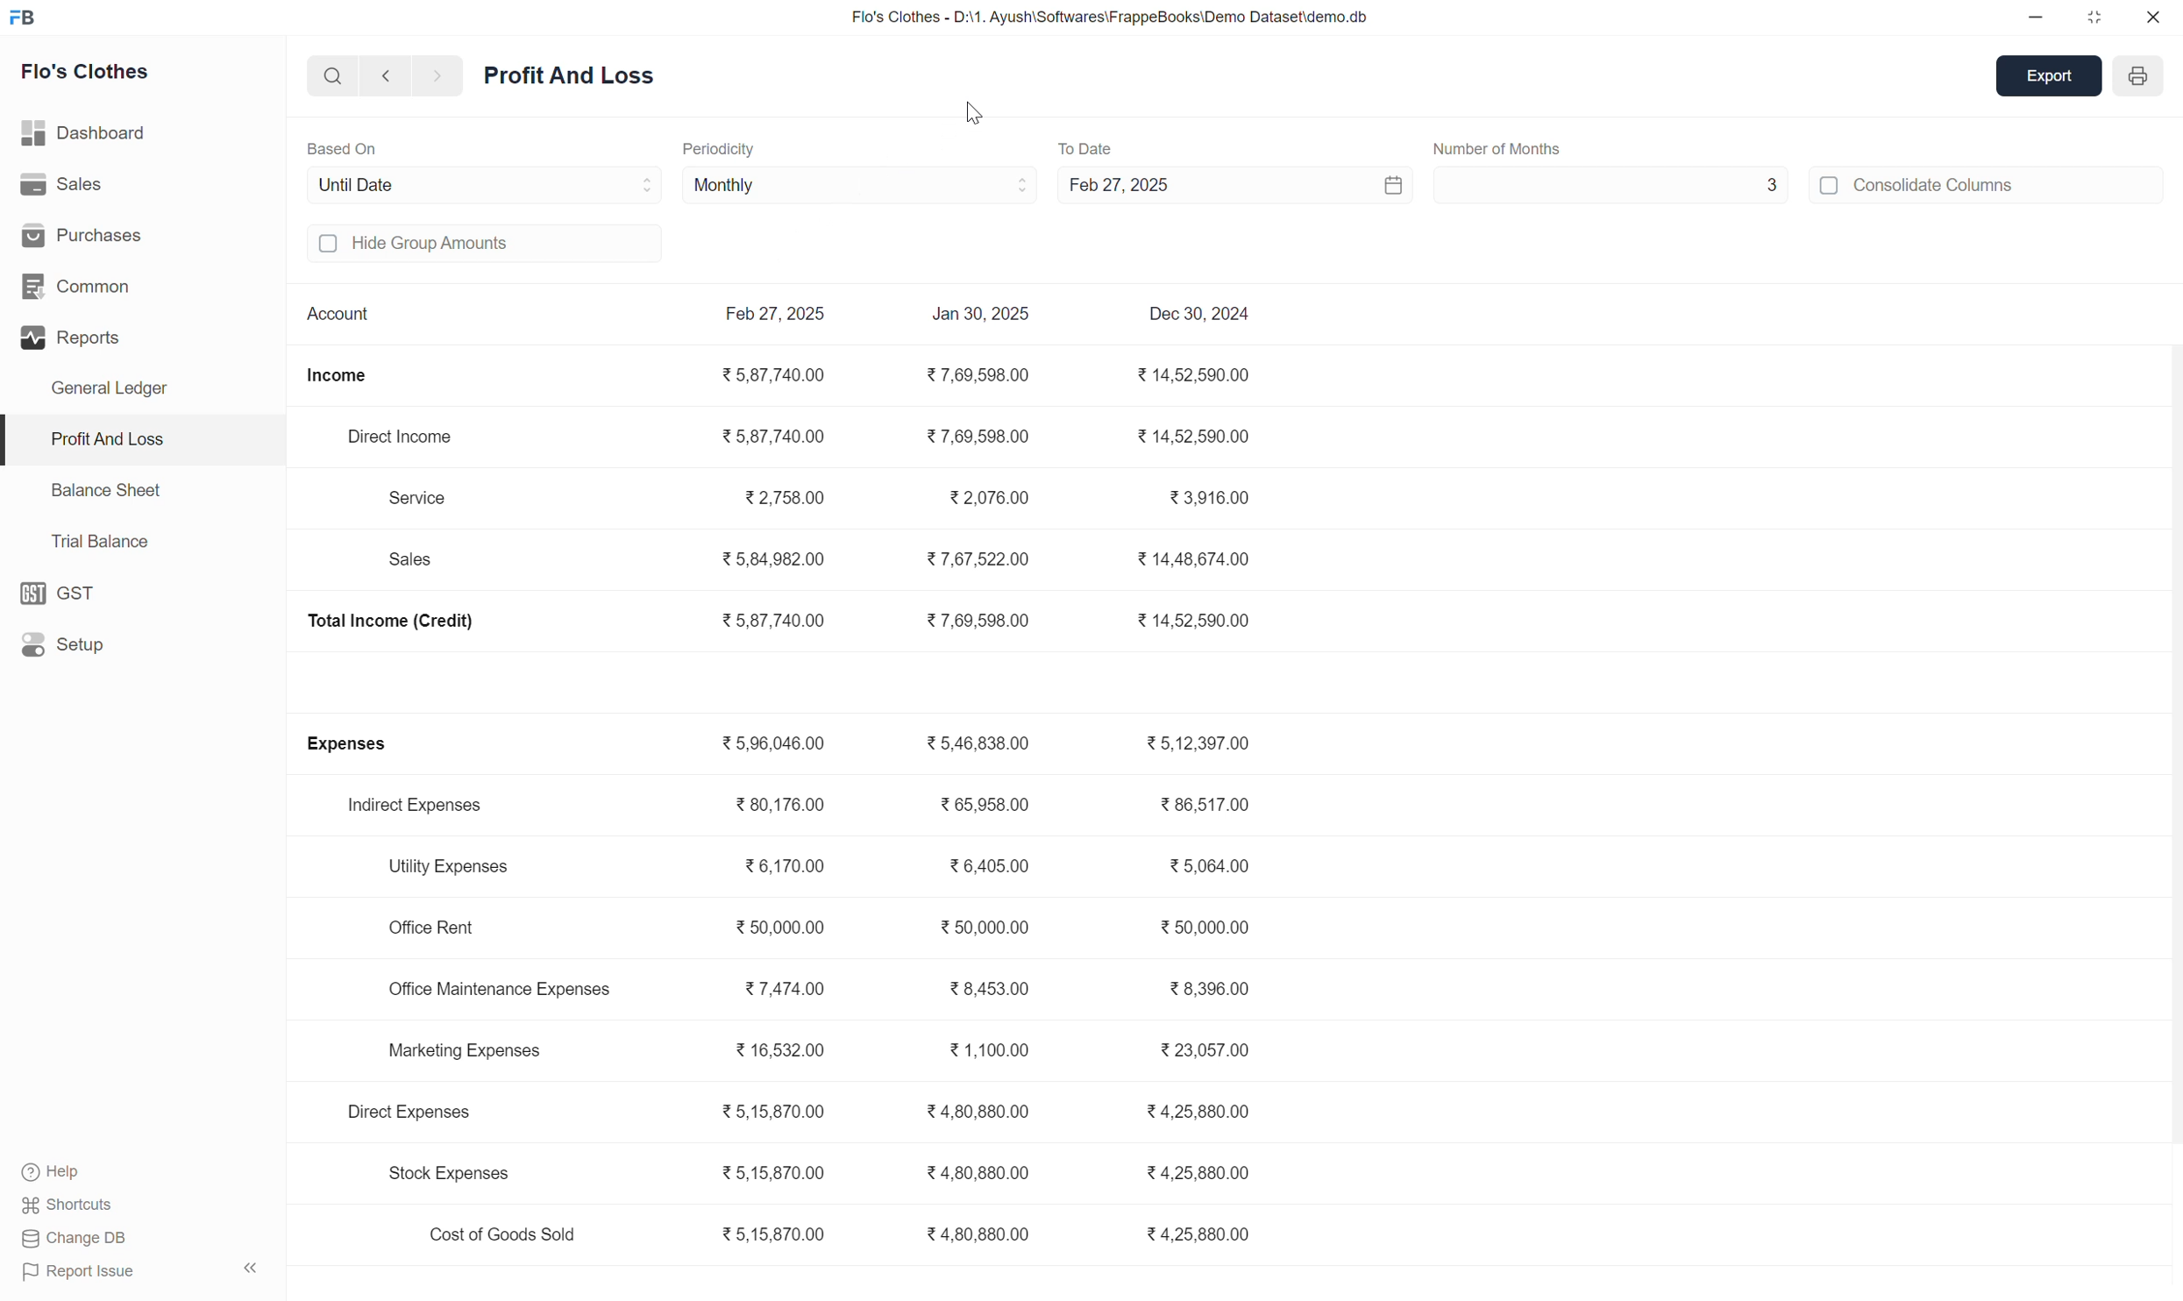 This screenshot has width=2183, height=1301. What do you see at coordinates (366, 748) in the screenshot?
I see `Expenses` at bounding box center [366, 748].